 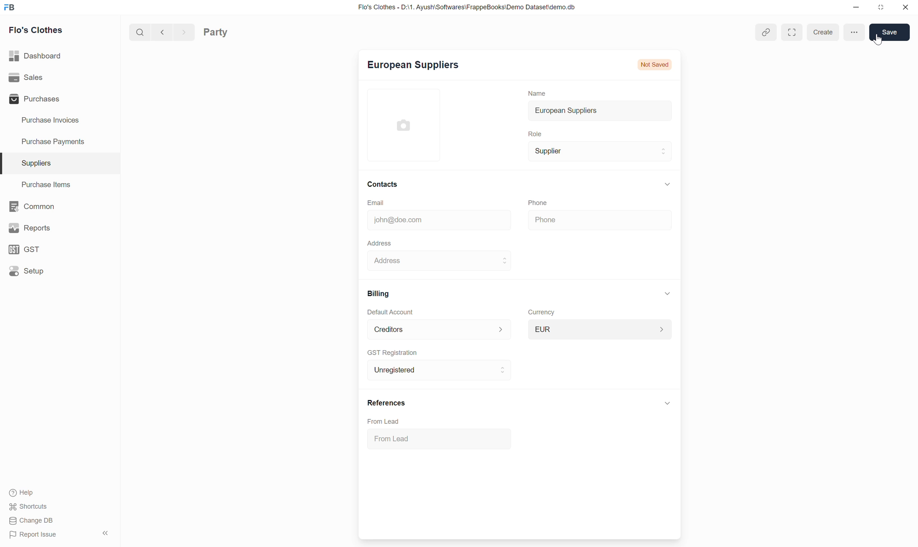 What do you see at coordinates (389, 311) in the screenshot?
I see `Default Account` at bounding box center [389, 311].